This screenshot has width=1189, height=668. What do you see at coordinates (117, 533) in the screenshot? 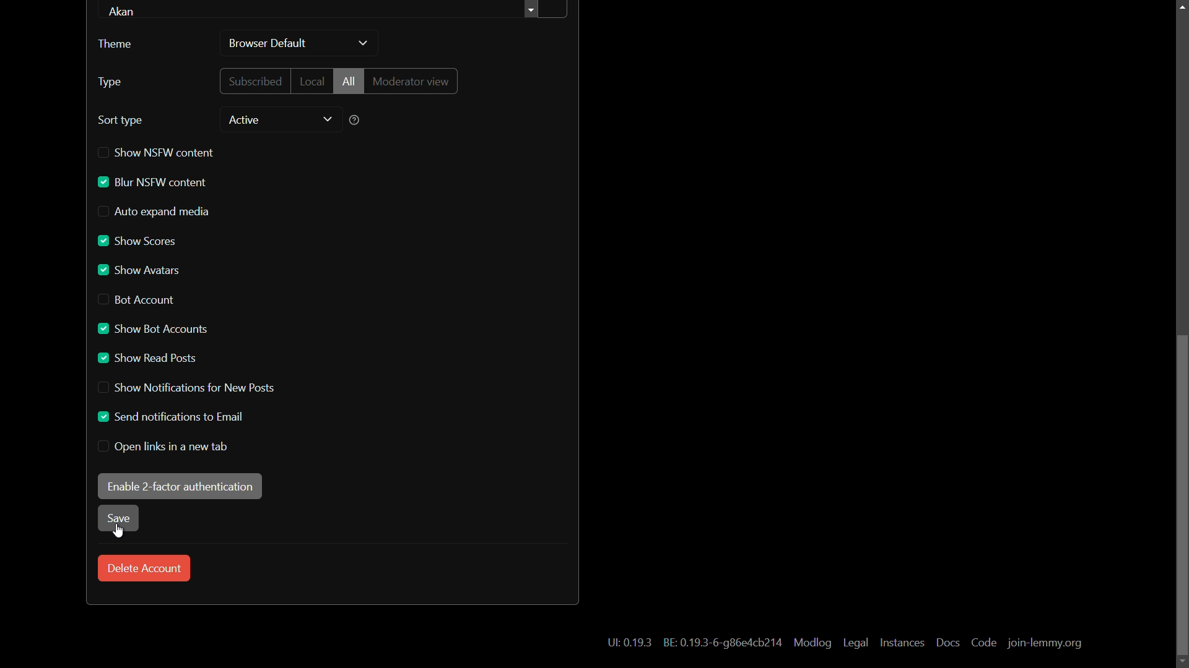
I see `cursor` at bounding box center [117, 533].